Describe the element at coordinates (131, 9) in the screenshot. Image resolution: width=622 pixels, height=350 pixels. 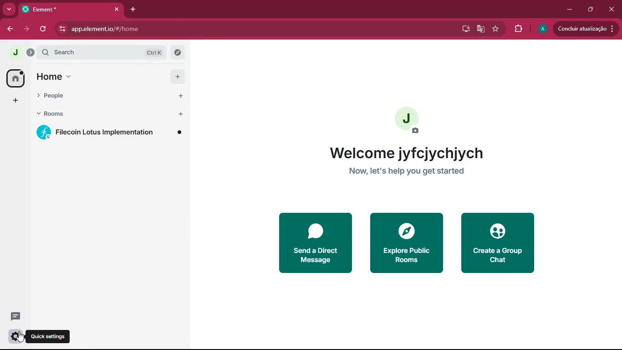
I see `add tab` at that location.